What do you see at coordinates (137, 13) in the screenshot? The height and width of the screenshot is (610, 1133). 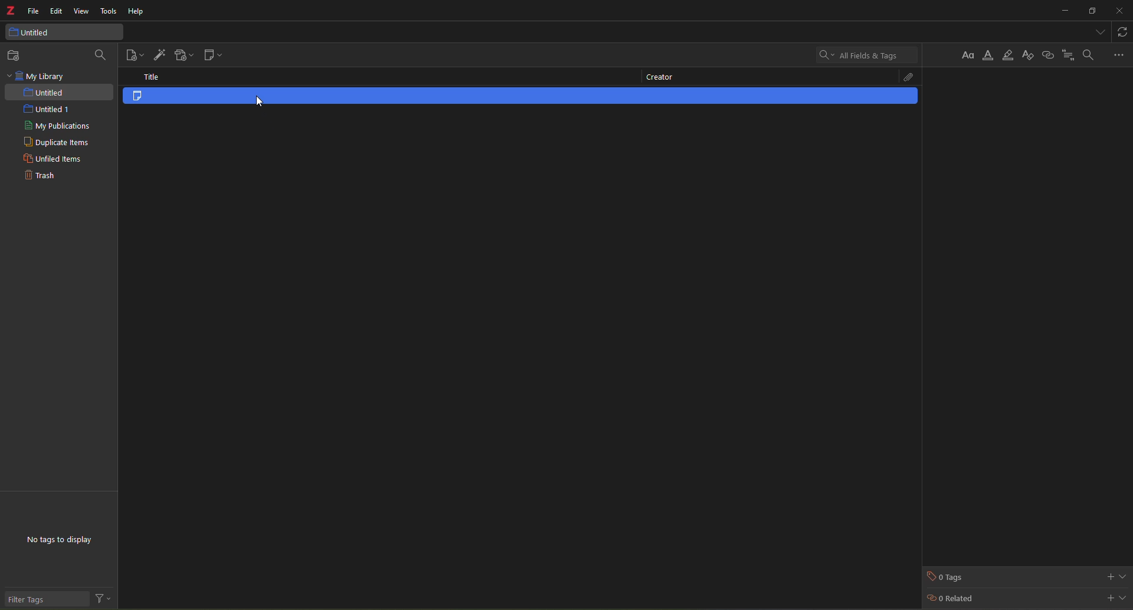 I see `help` at bounding box center [137, 13].